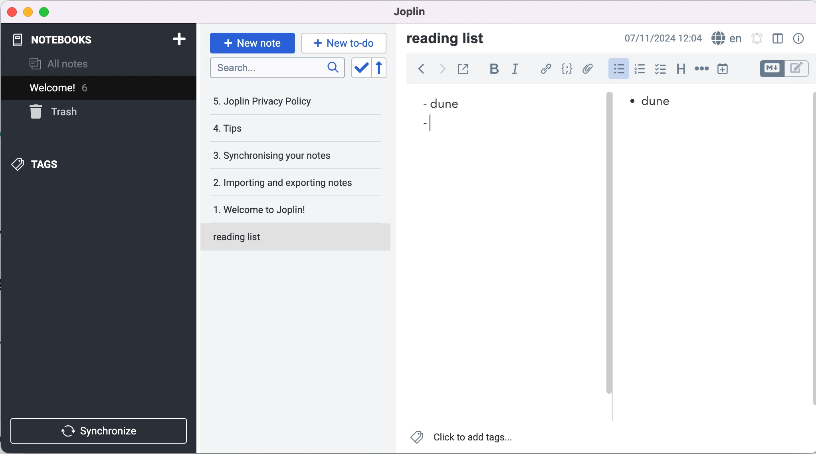 This screenshot has height=454, width=816. Describe the element at coordinates (757, 39) in the screenshot. I see `set alarm` at that location.